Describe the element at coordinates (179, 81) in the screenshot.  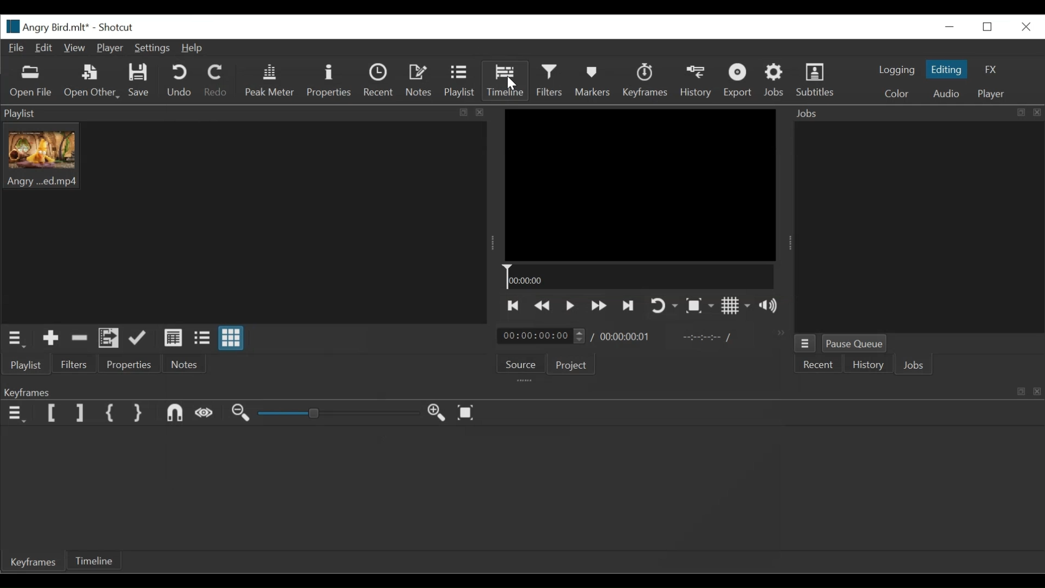
I see `Undo` at that location.